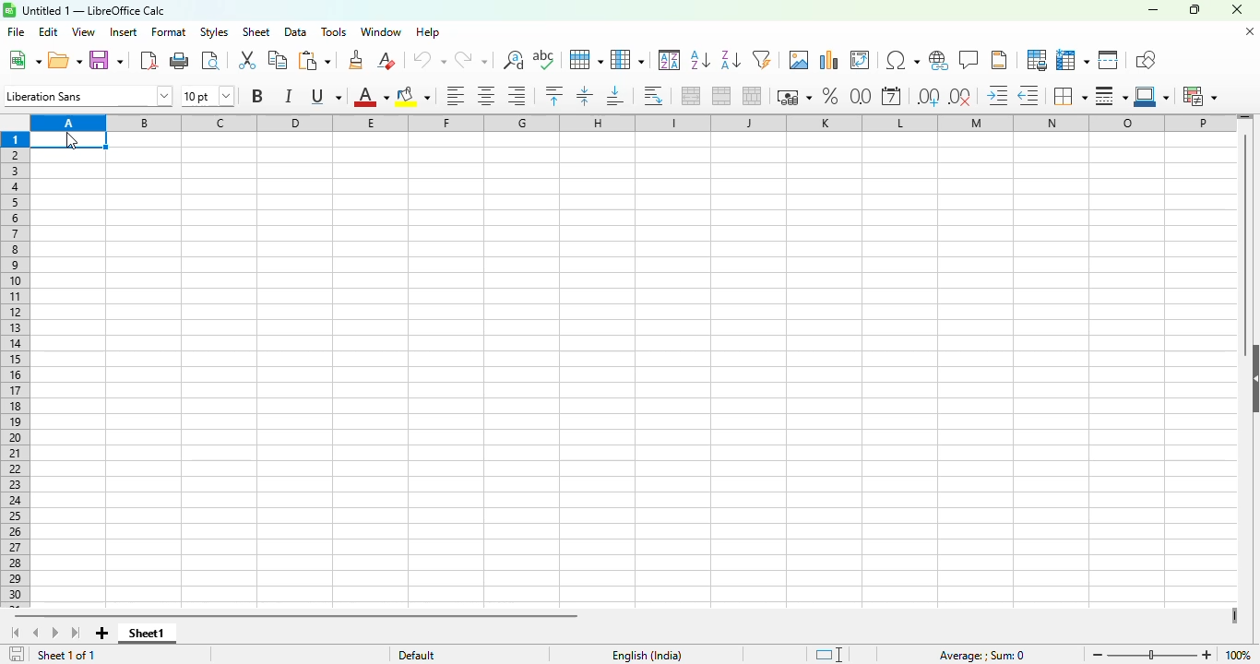  Describe the element at coordinates (89, 96) in the screenshot. I see `font name` at that location.